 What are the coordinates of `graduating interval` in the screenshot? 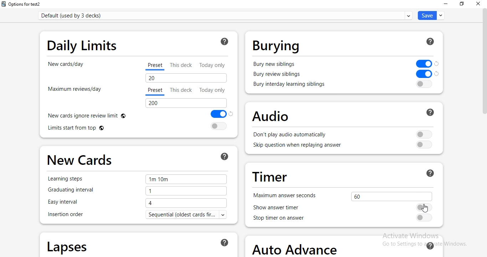 It's located at (71, 191).